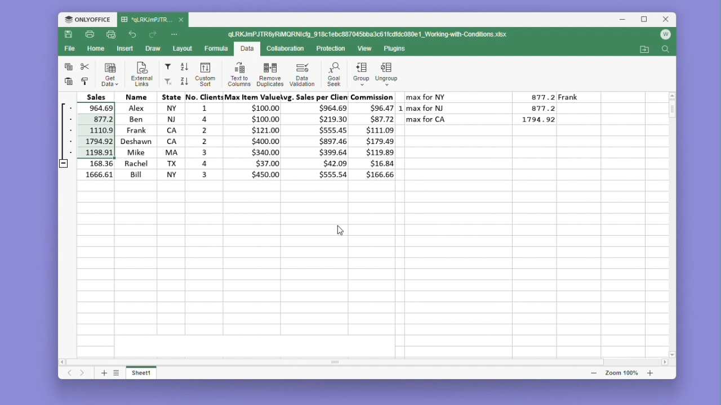  Describe the element at coordinates (665, 50) in the screenshot. I see `Search` at that location.